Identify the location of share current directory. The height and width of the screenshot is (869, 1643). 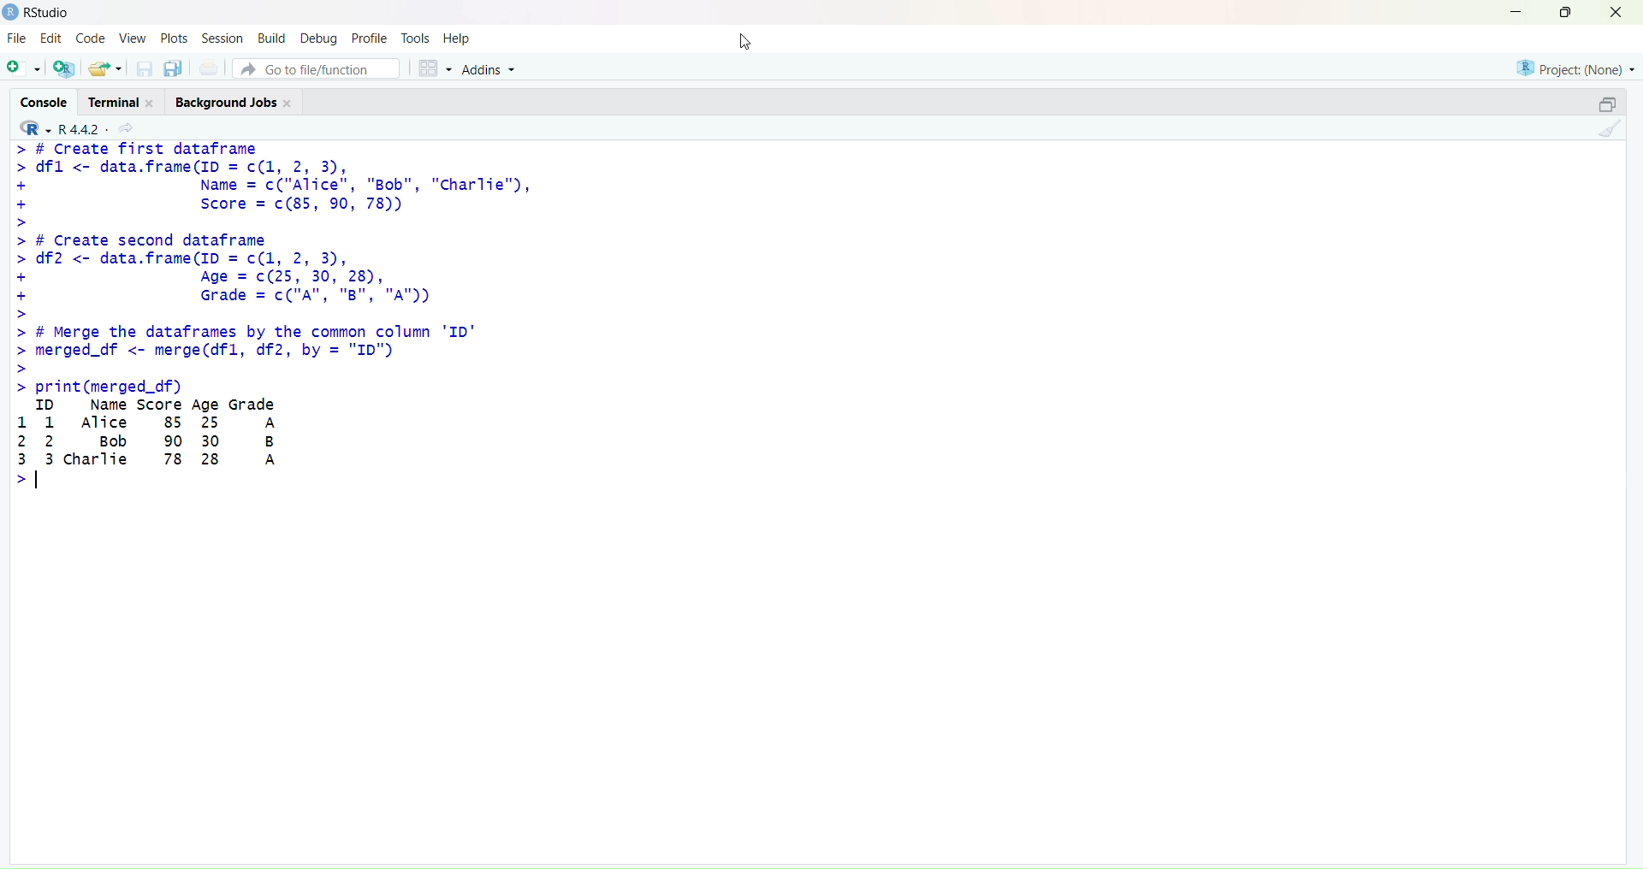
(126, 129).